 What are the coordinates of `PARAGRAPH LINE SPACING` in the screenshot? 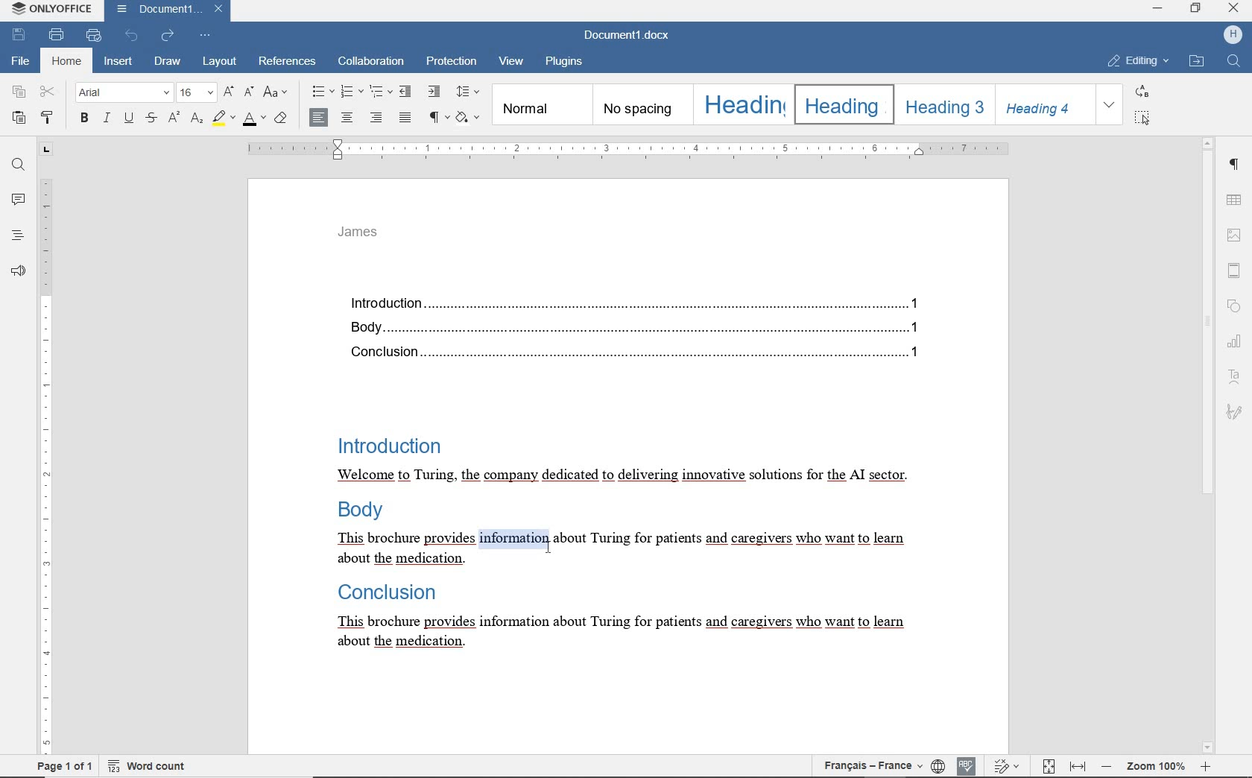 It's located at (469, 92).